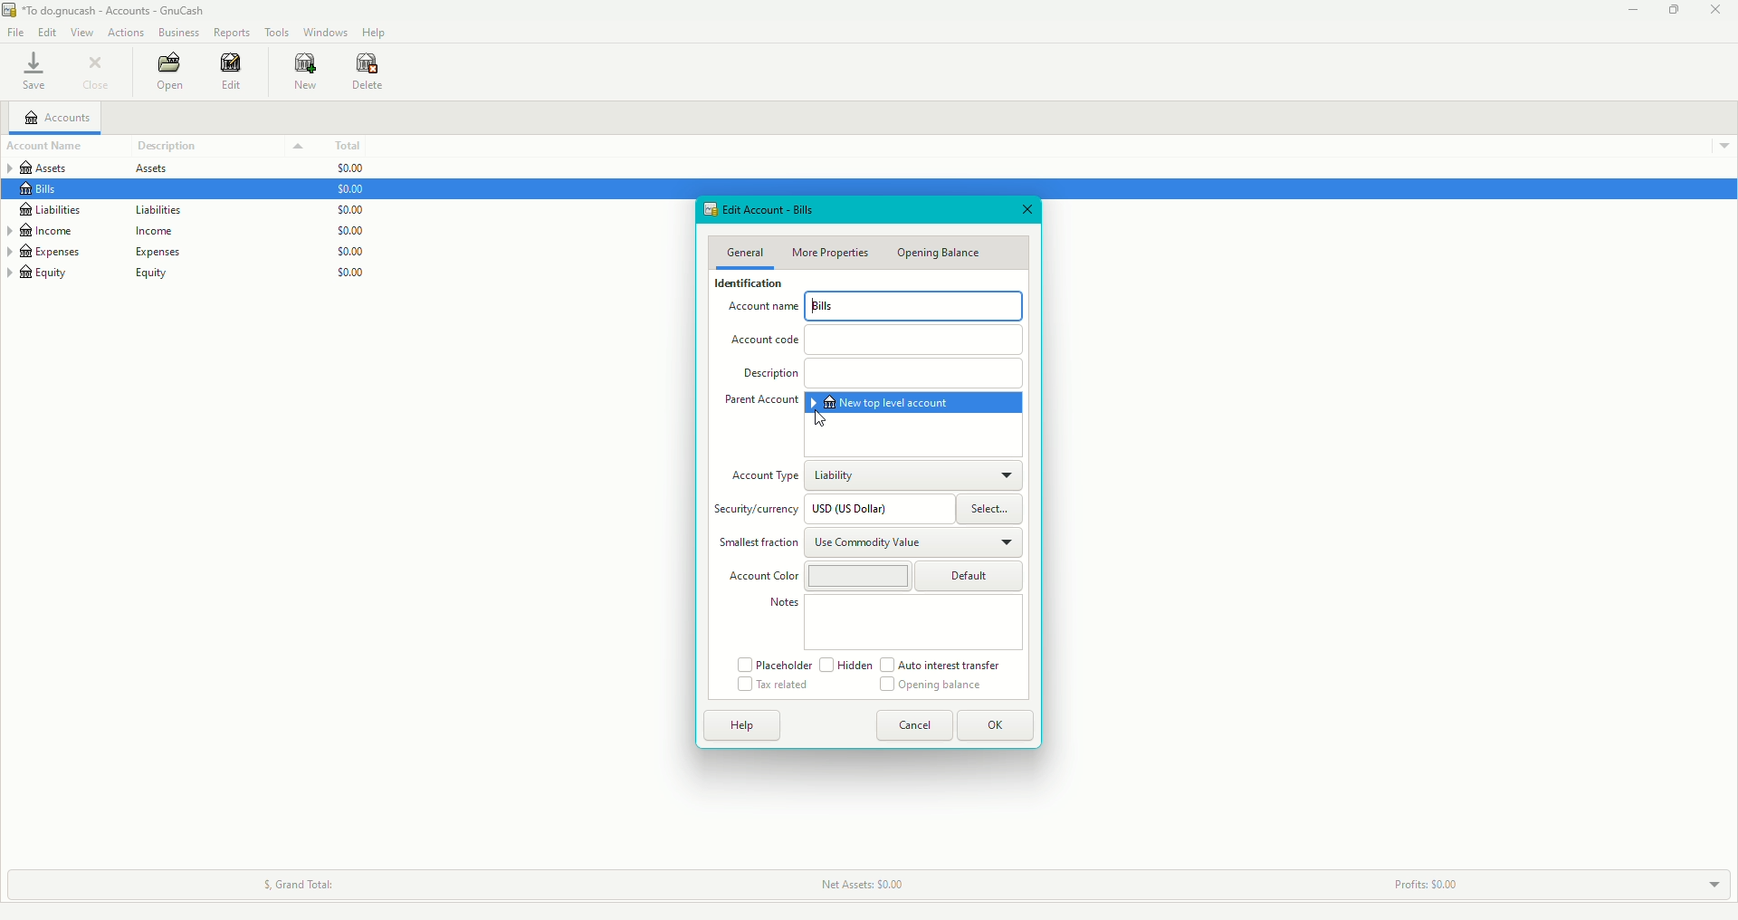  What do you see at coordinates (745, 254) in the screenshot?
I see `General` at bounding box center [745, 254].